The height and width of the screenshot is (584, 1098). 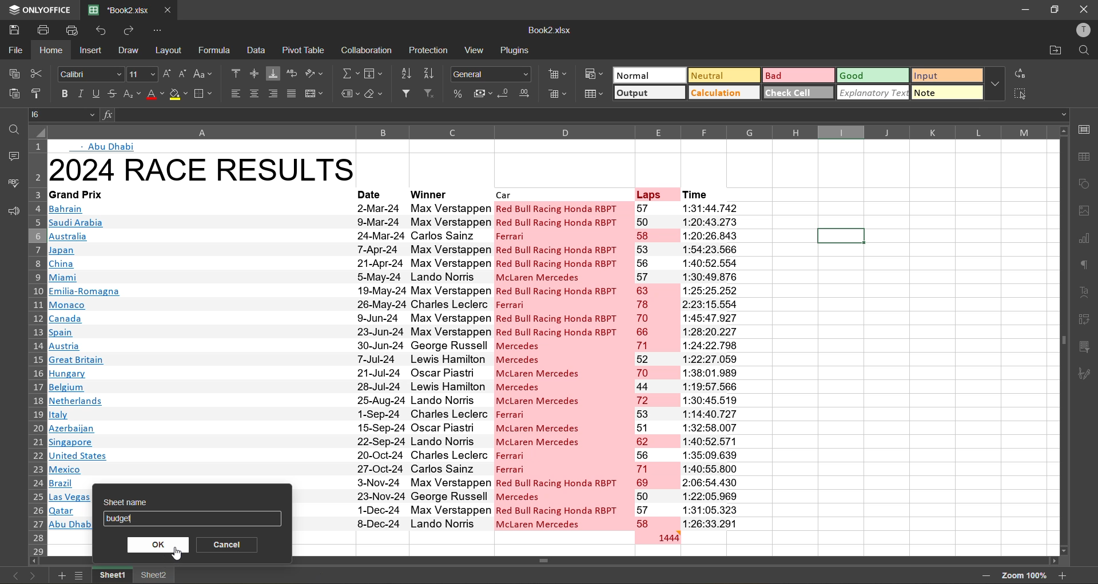 What do you see at coordinates (90, 50) in the screenshot?
I see `insert` at bounding box center [90, 50].